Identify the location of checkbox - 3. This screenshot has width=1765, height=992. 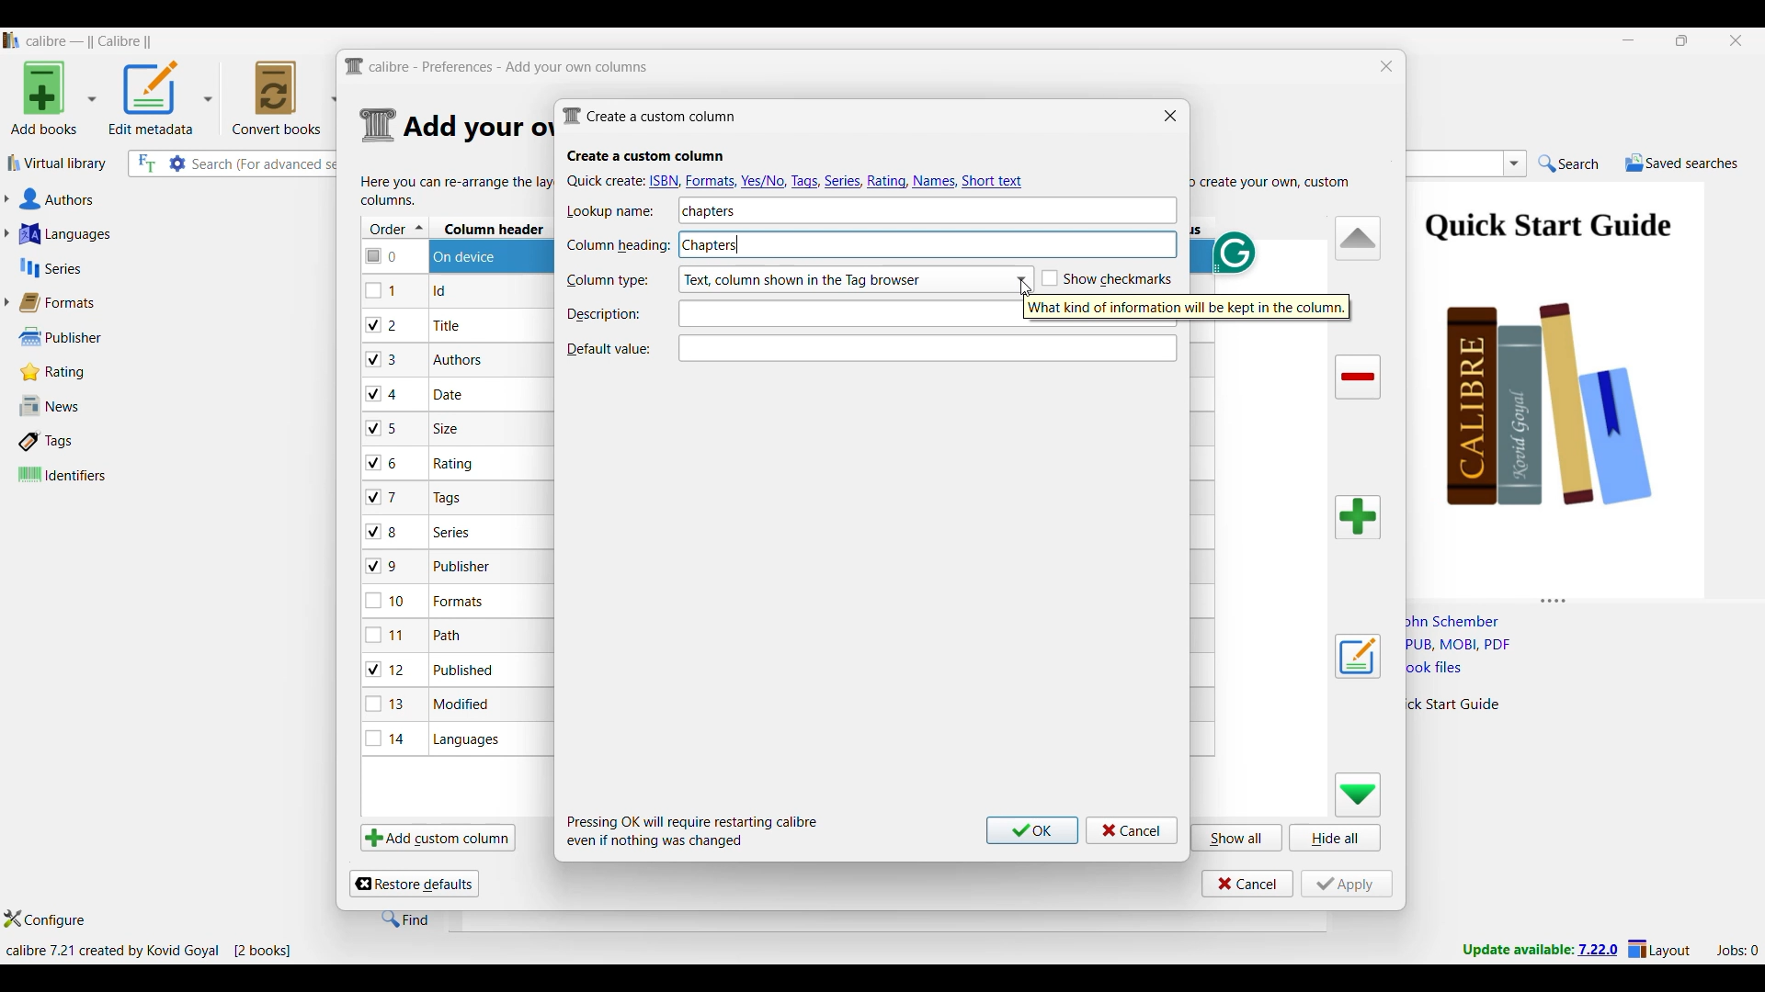
(383, 360).